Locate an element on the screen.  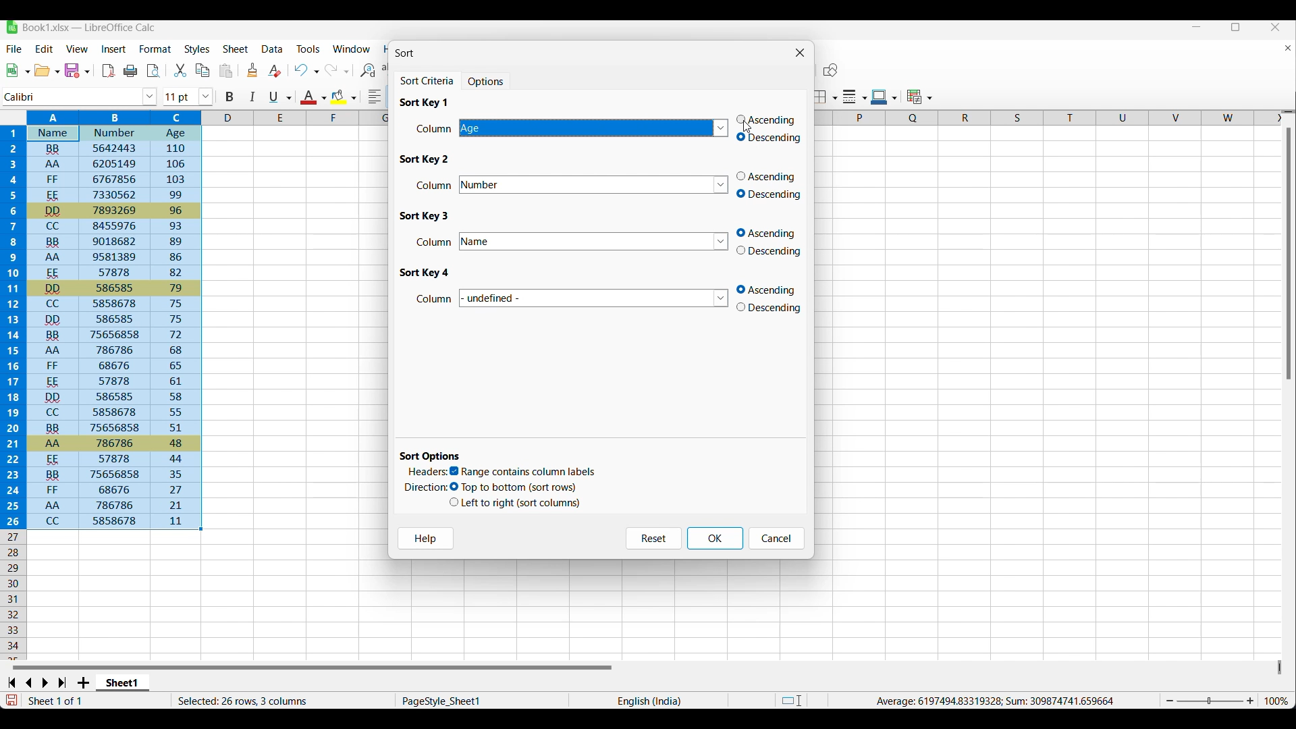
Input font size is located at coordinates (180, 97).